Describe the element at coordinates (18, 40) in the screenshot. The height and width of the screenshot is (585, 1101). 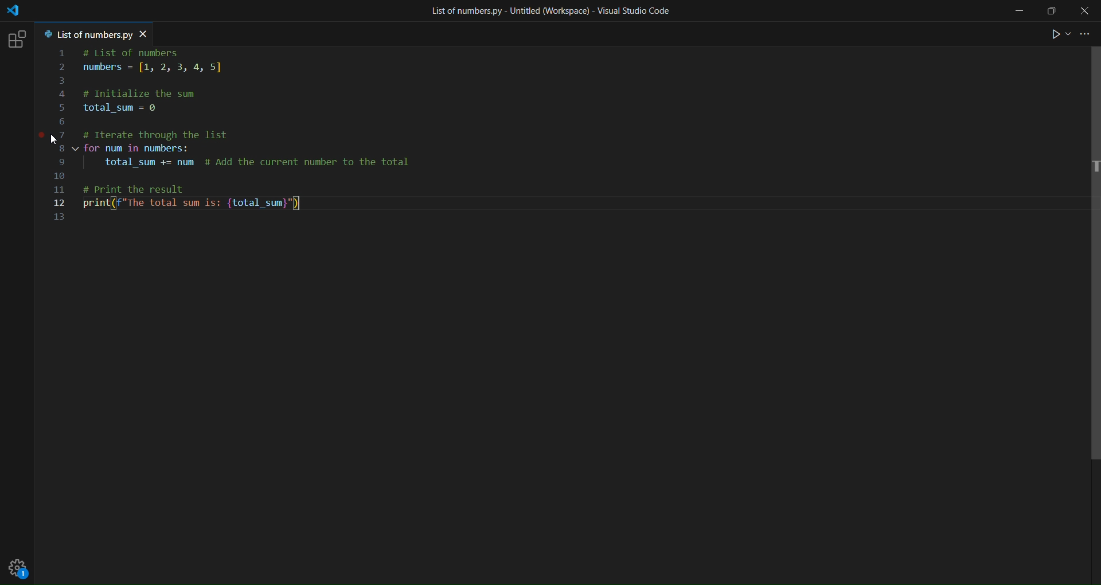
I see `extension` at that location.